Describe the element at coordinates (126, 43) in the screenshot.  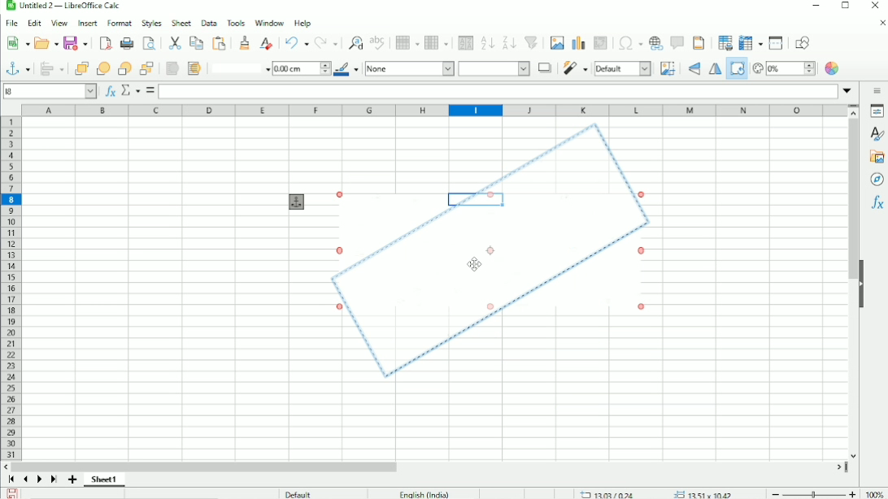
I see `Print` at that location.